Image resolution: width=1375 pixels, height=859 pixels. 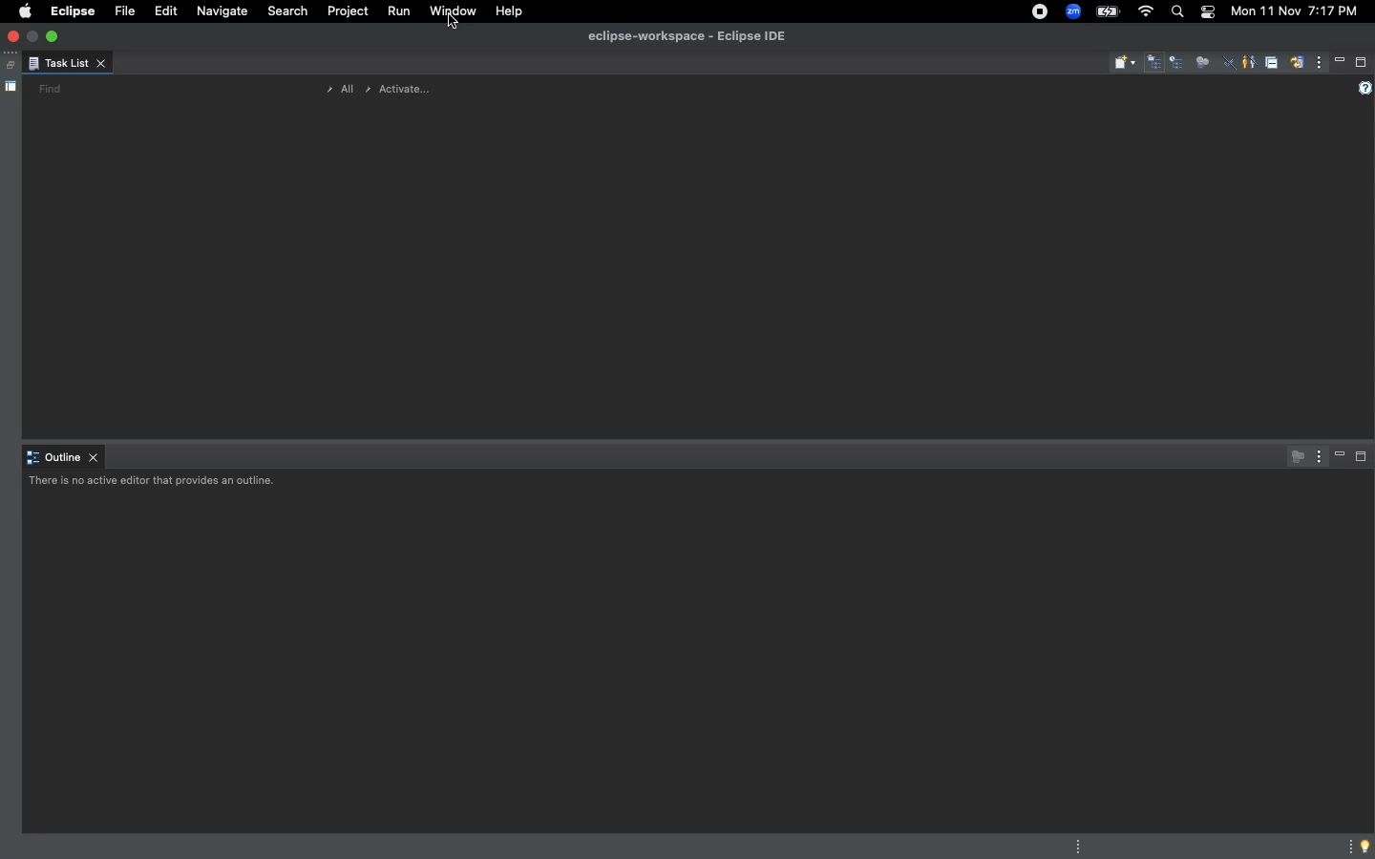 What do you see at coordinates (1293, 11) in the screenshot?
I see `Date/time` at bounding box center [1293, 11].